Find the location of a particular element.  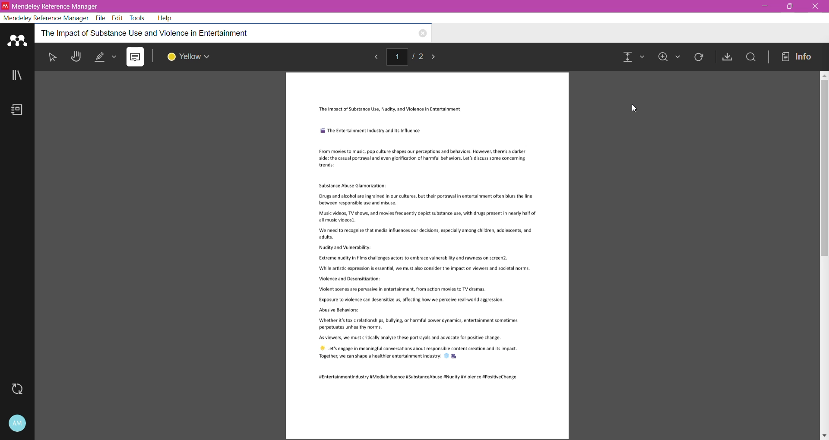

Help is located at coordinates (166, 18).